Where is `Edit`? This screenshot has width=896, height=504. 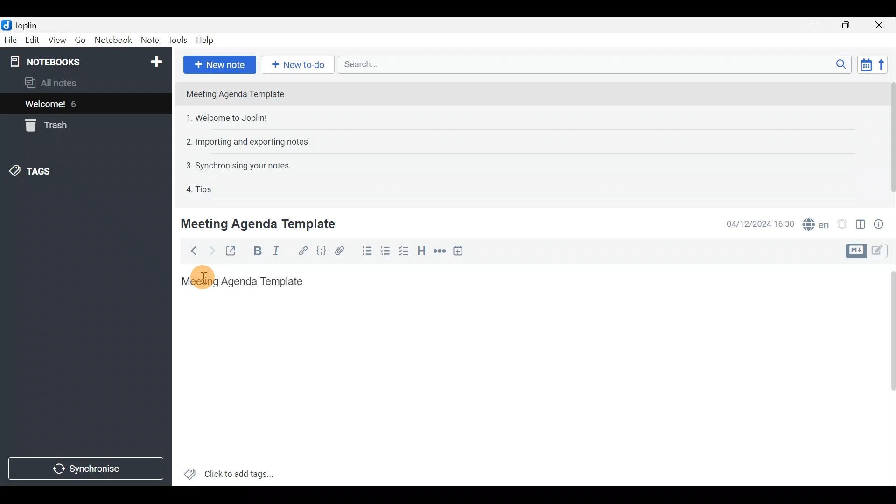 Edit is located at coordinates (33, 41).